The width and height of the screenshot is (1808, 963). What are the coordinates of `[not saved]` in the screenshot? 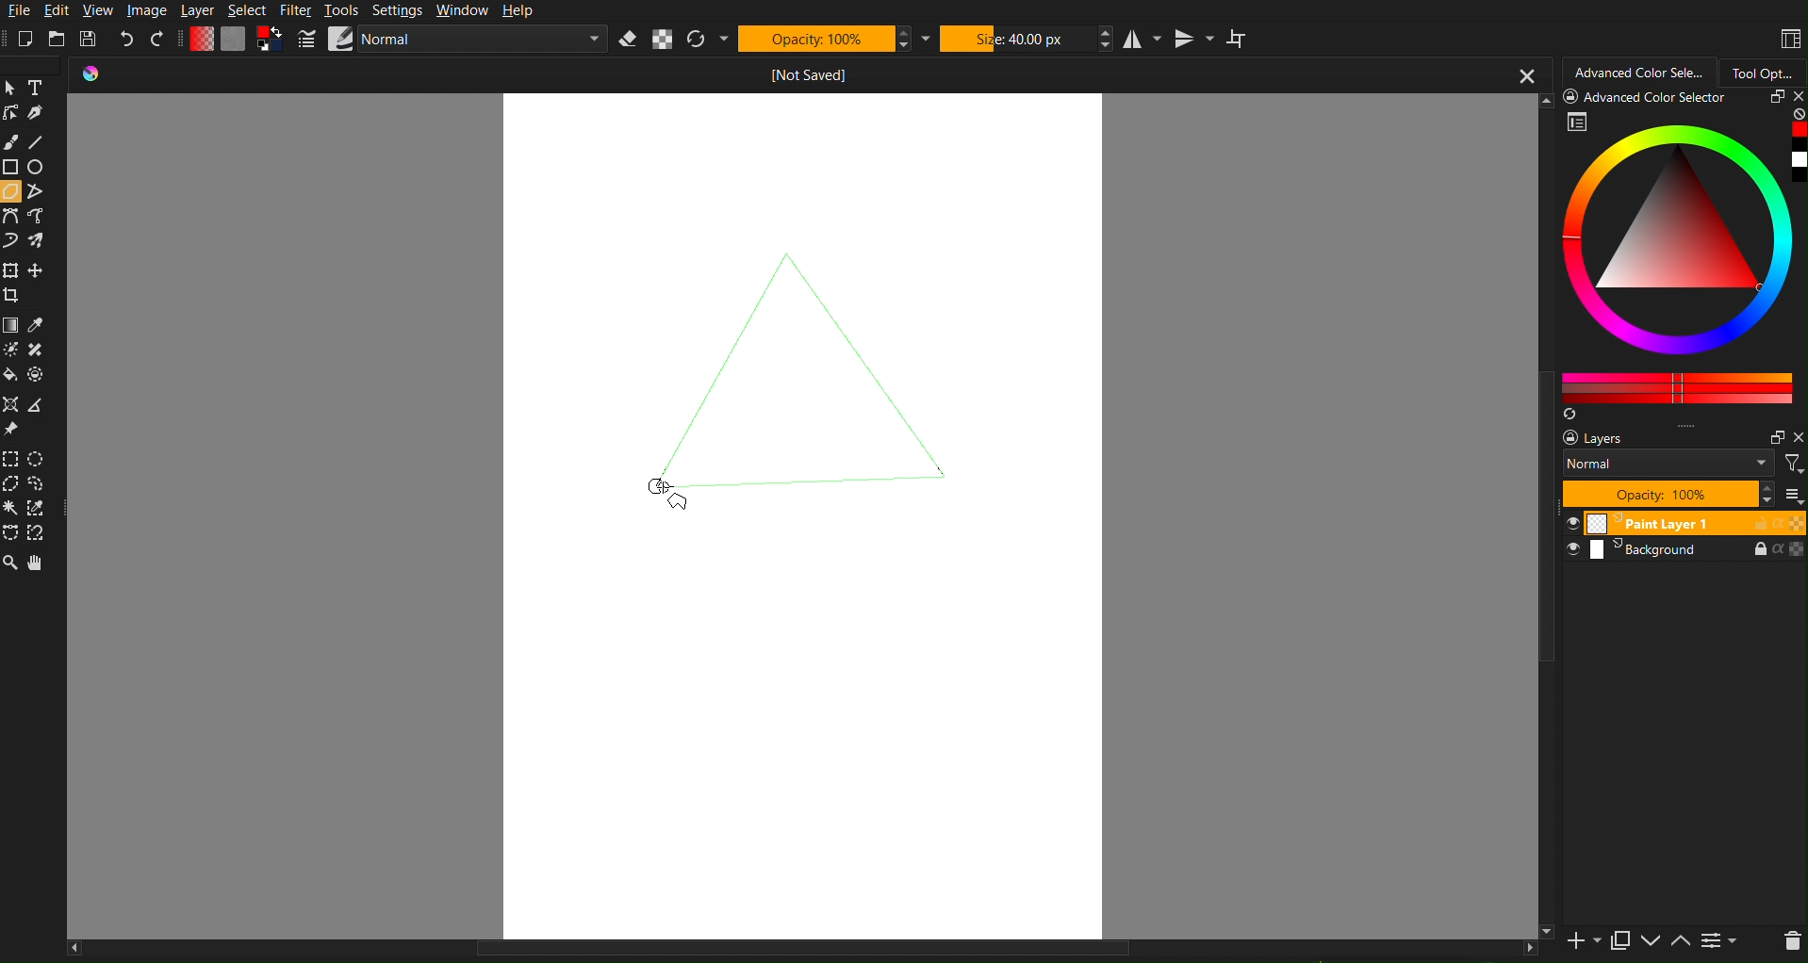 It's located at (824, 74).